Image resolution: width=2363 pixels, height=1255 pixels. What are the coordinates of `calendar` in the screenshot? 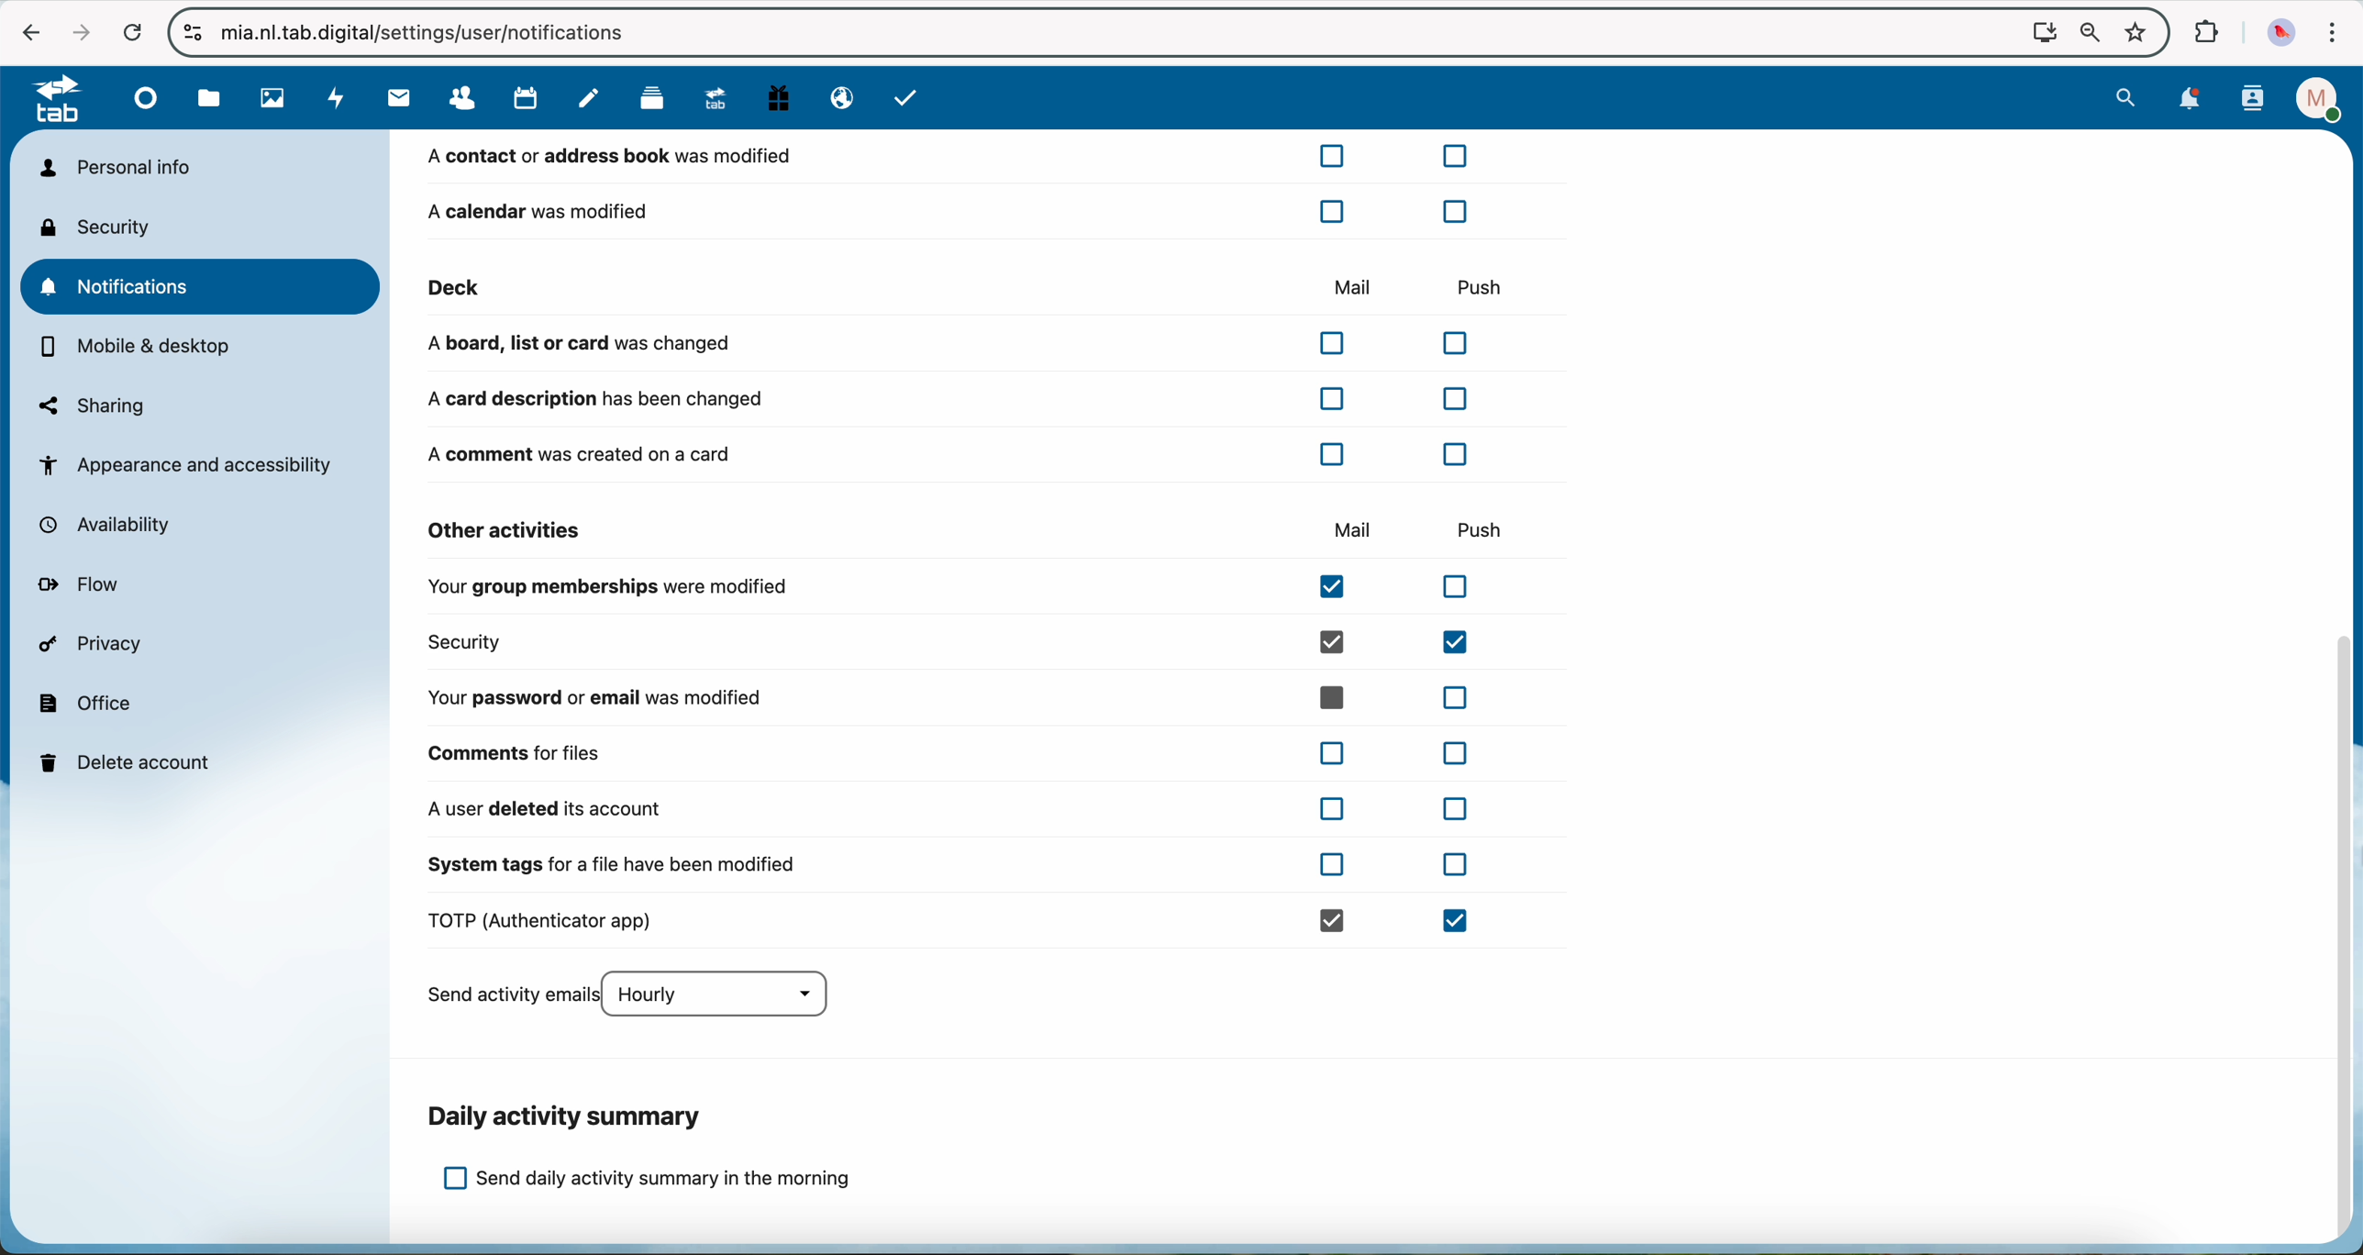 It's located at (527, 99).